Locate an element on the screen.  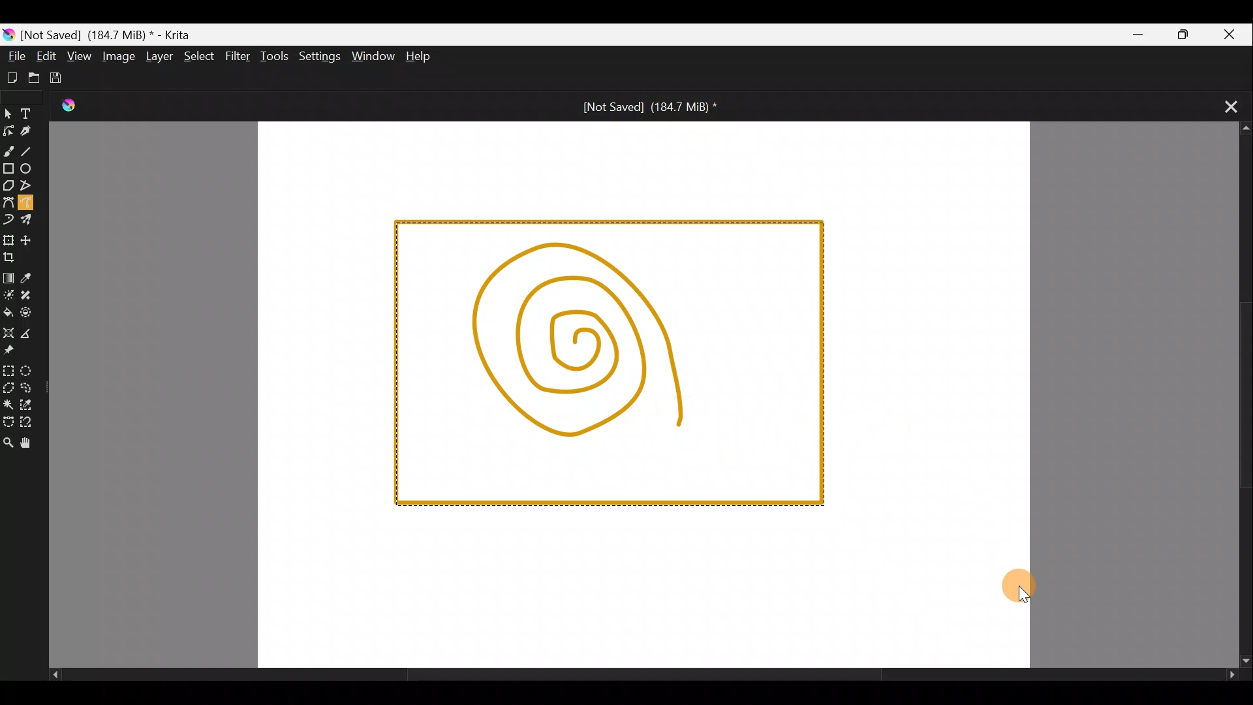
) [Not Saved] (184.7 MiB) * - Krita is located at coordinates (112, 34).